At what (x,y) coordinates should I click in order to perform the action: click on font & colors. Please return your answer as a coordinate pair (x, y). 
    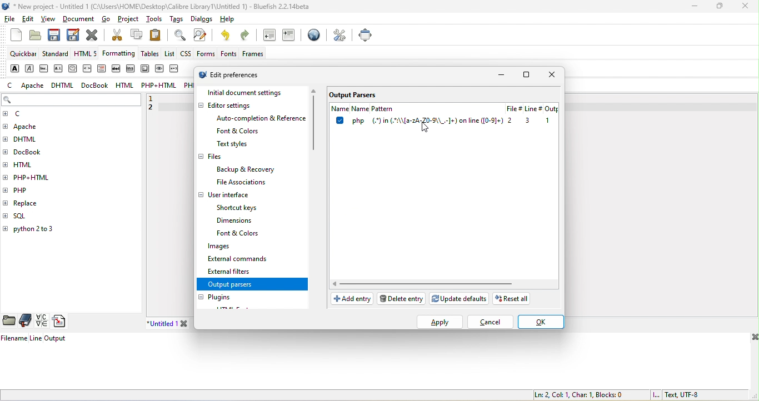
    Looking at the image, I should click on (240, 132).